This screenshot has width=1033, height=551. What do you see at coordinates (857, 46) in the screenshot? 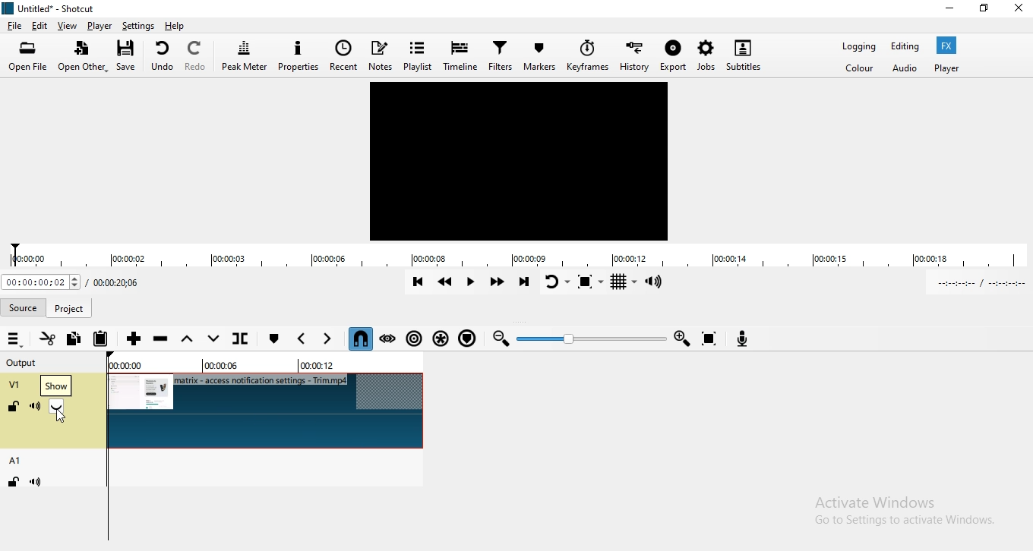
I see `Logging` at bounding box center [857, 46].